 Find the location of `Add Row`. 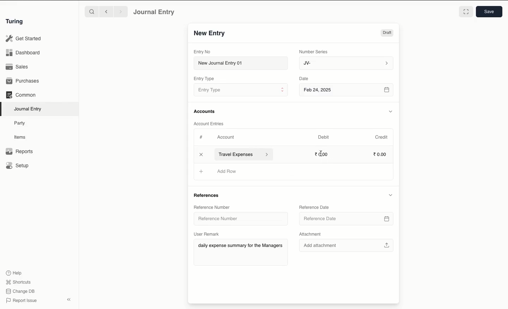

Add Row is located at coordinates (226, 171).